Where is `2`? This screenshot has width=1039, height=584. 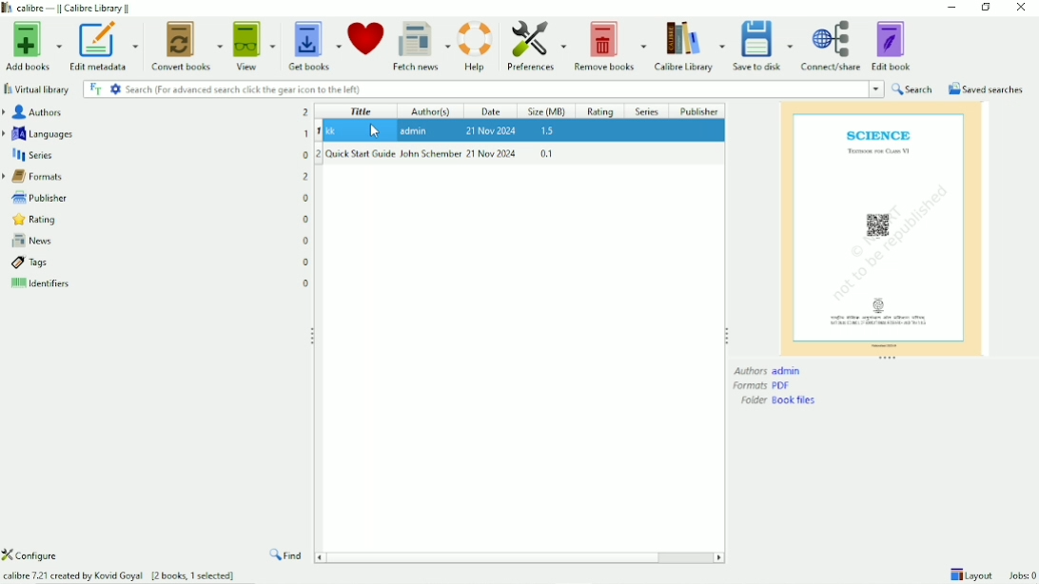
2 is located at coordinates (319, 154).